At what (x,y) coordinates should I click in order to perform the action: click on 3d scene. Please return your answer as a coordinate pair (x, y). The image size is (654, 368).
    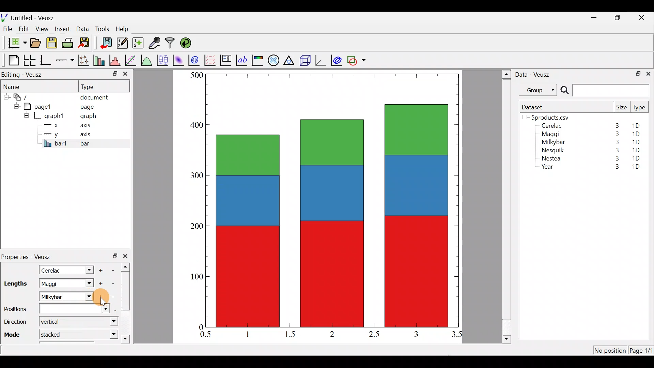
    Looking at the image, I should click on (305, 60).